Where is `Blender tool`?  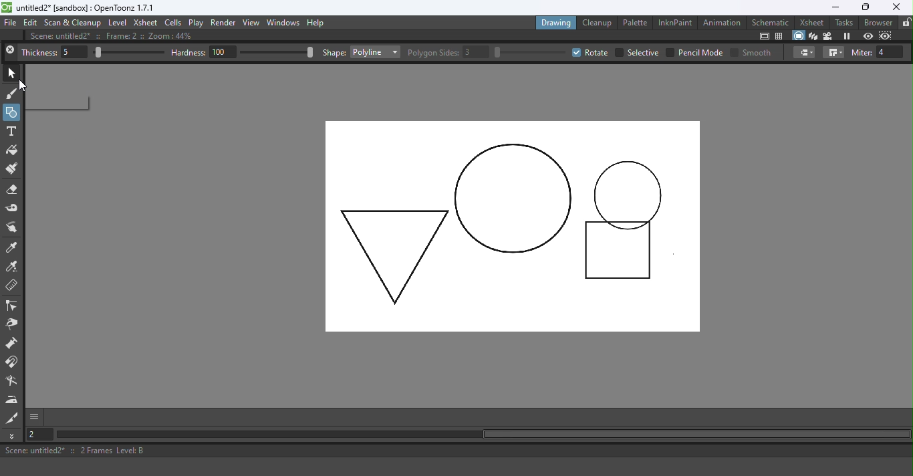
Blender tool is located at coordinates (13, 381).